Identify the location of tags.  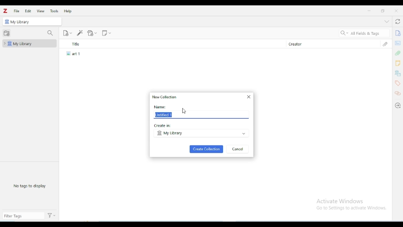
(398, 83).